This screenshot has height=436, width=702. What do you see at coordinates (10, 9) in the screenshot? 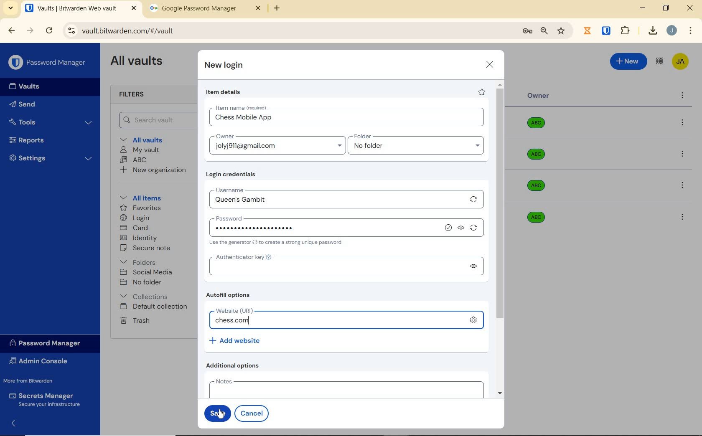
I see `search tabs` at bounding box center [10, 9].